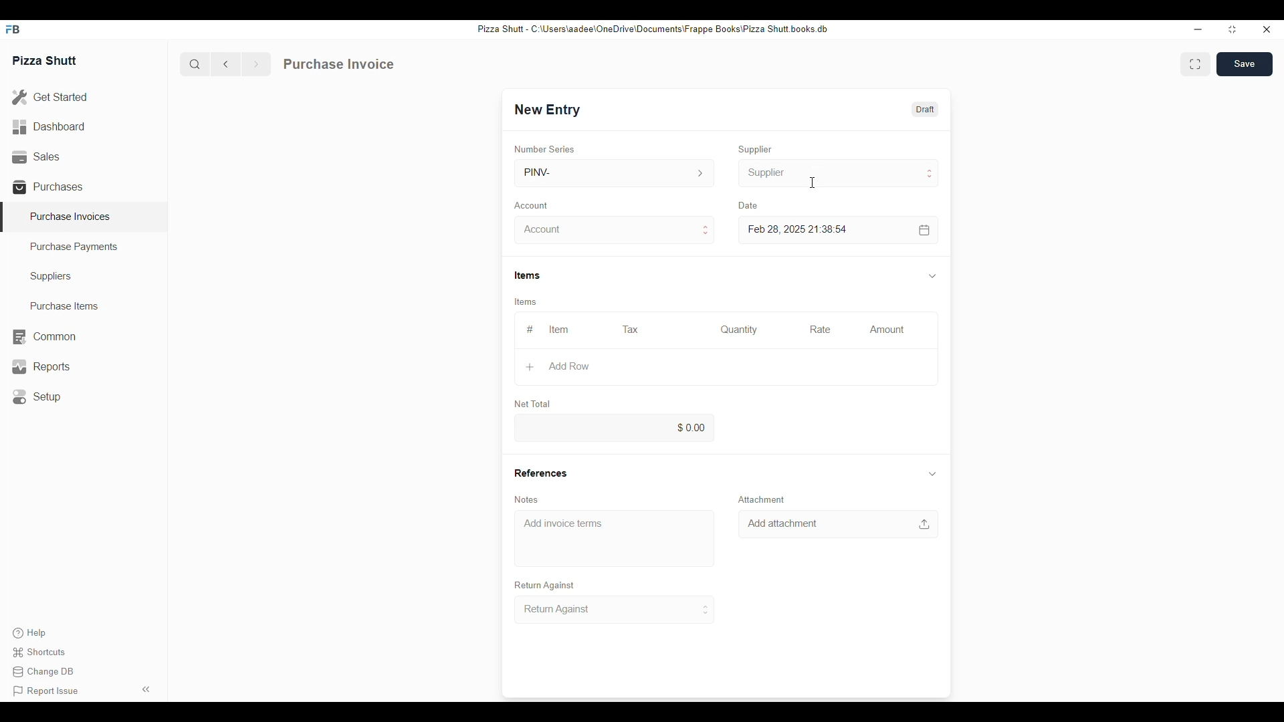 Image resolution: width=1284 pixels, height=722 pixels. What do you see at coordinates (339, 64) in the screenshot?
I see `Purchase Invoice` at bounding box center [339, 64].